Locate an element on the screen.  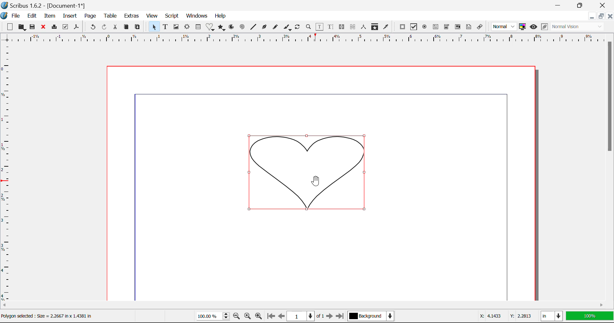
Vertical Page Margins is located at coordinates (302, 39).